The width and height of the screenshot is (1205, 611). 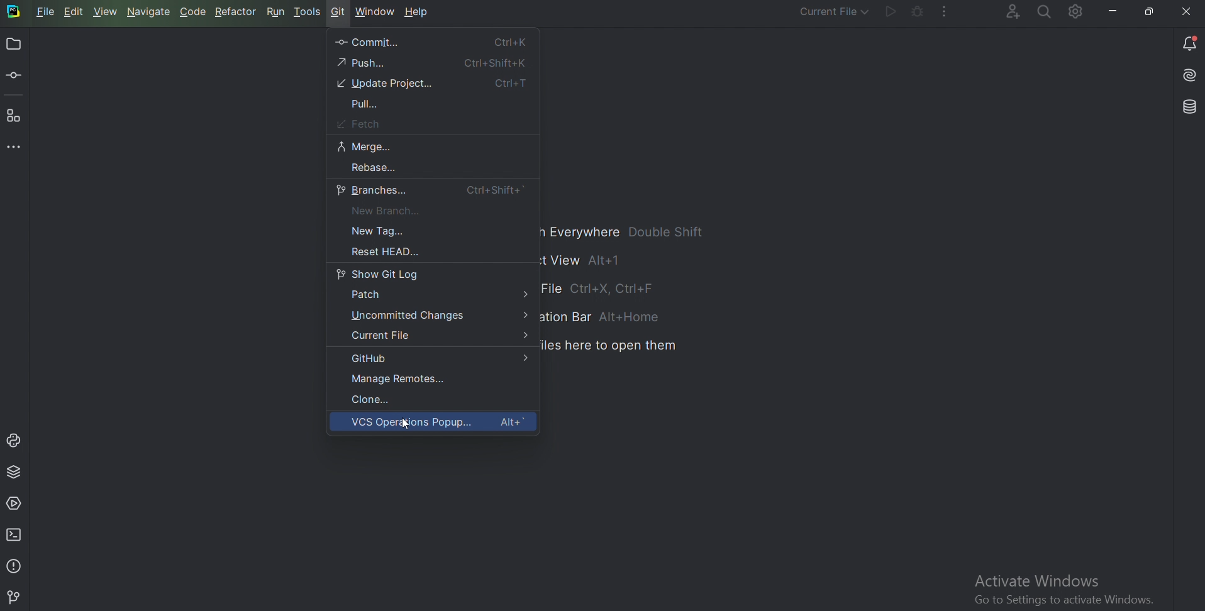 I want to click on Update project, so click(x=434, y=84).